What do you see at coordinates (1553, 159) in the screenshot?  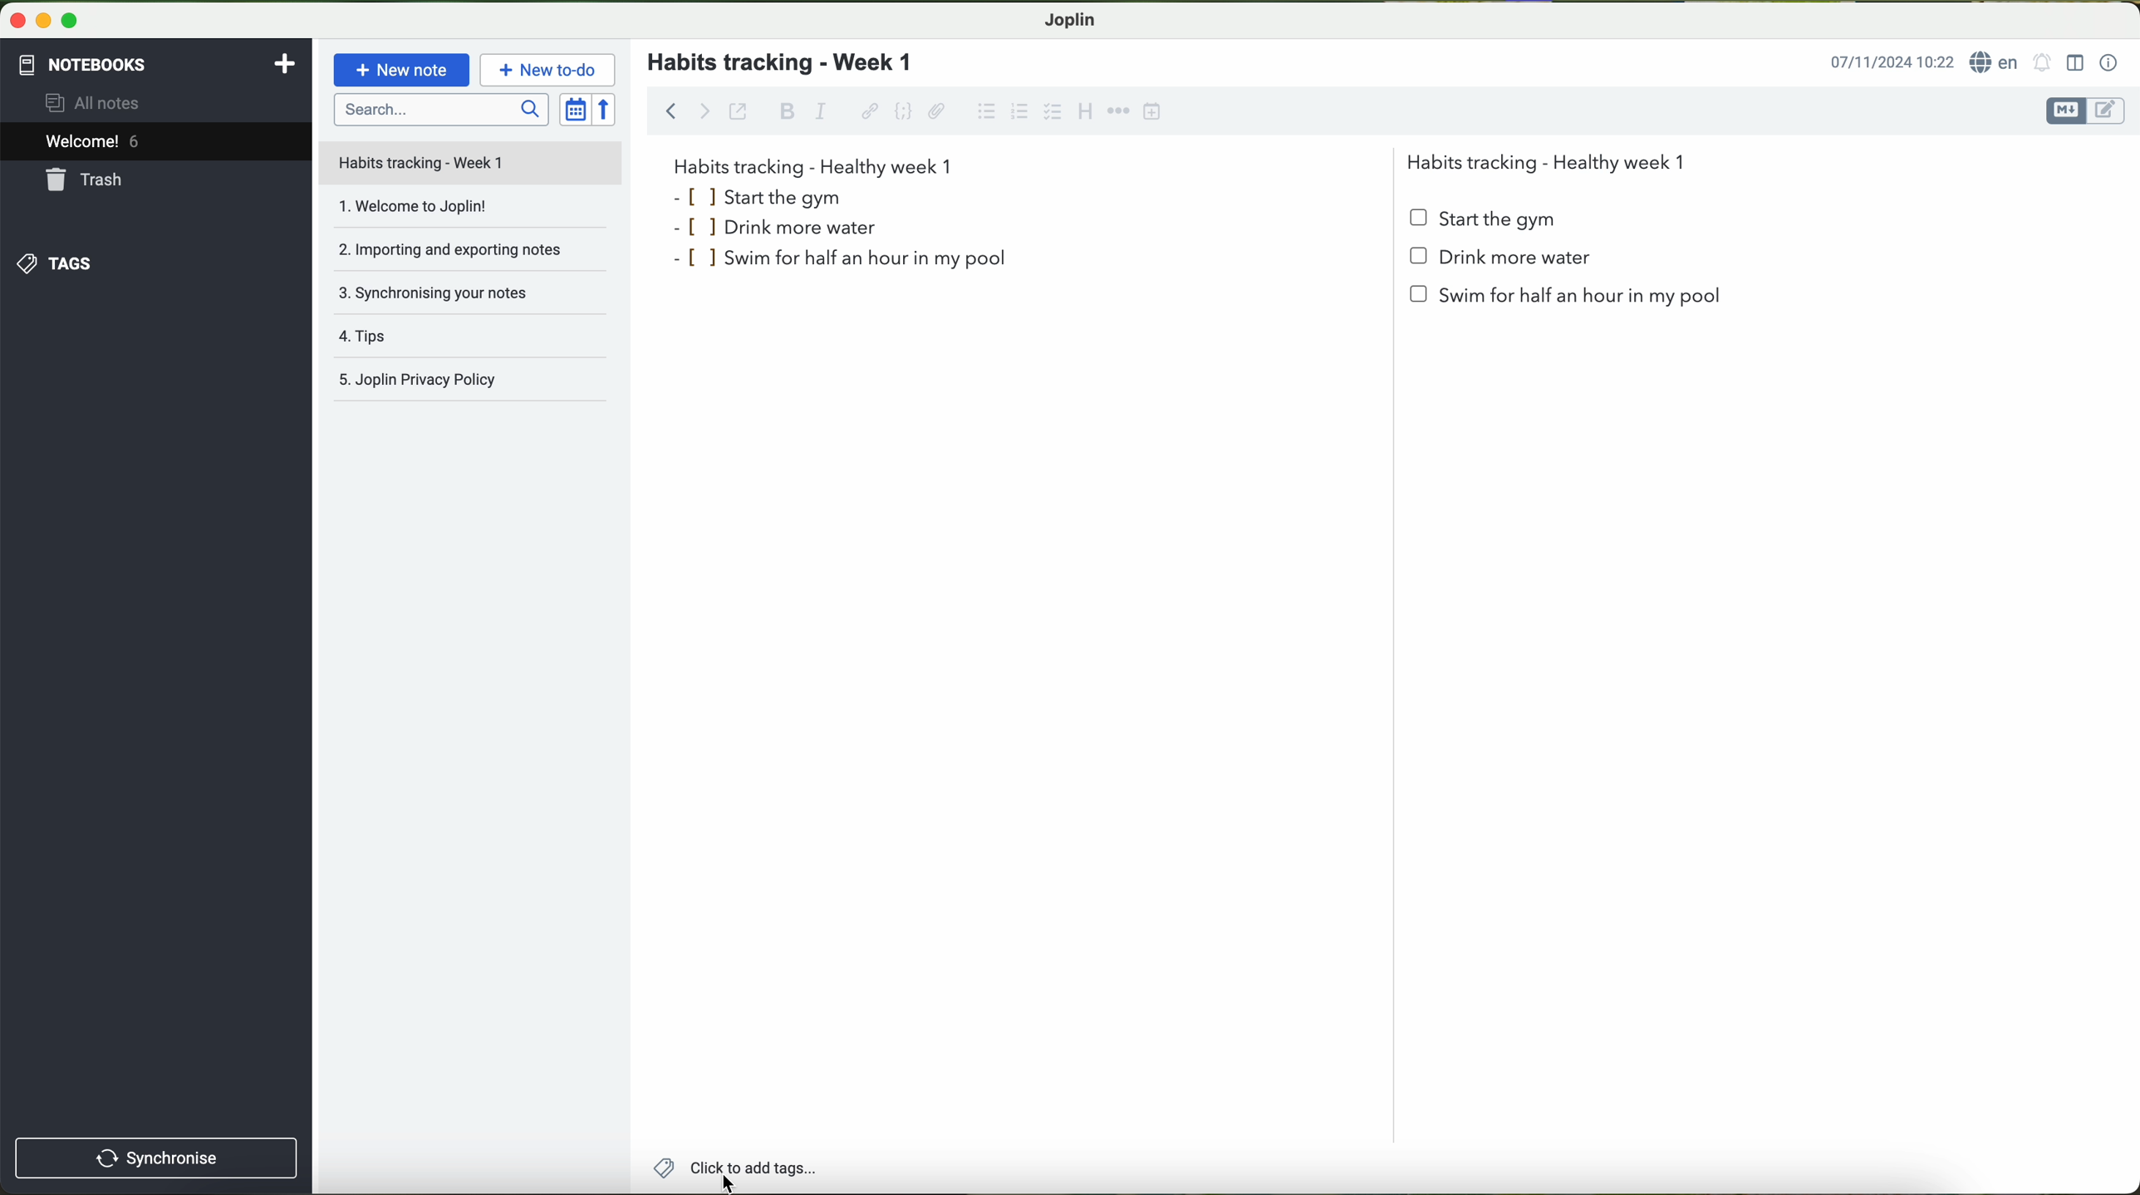 I see `Habits tracking - Healthy week 1` at bounding box center [1553, 159].